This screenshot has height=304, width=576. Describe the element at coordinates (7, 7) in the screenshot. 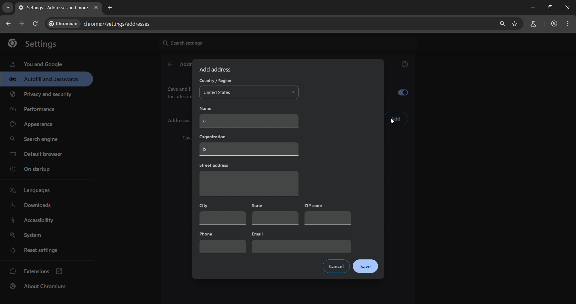

I see `search  tabs` at that location.